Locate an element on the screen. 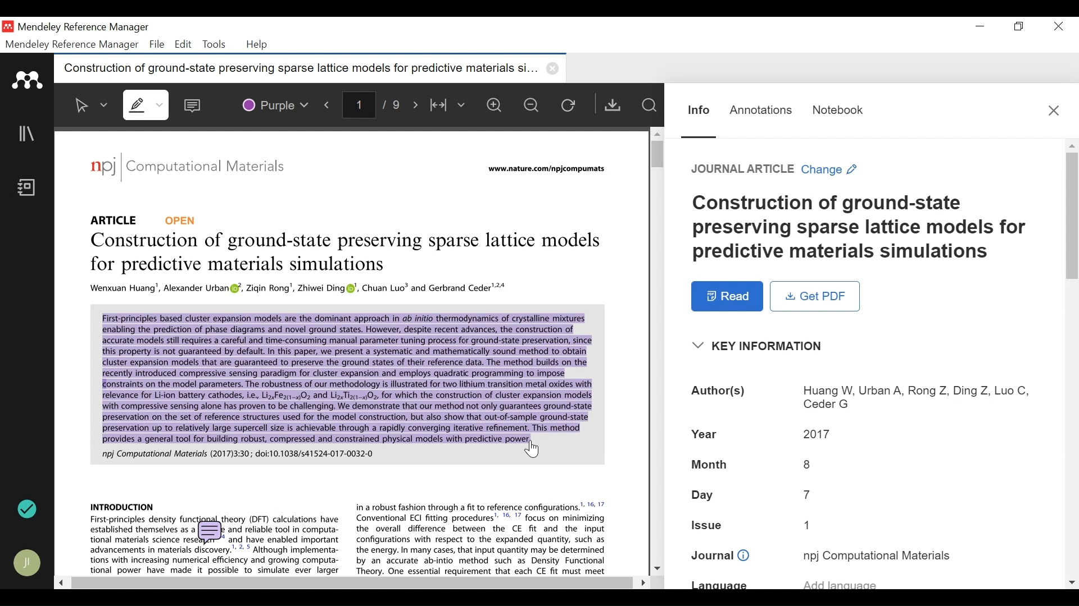  Avatar is located at coordinates (28, 563).